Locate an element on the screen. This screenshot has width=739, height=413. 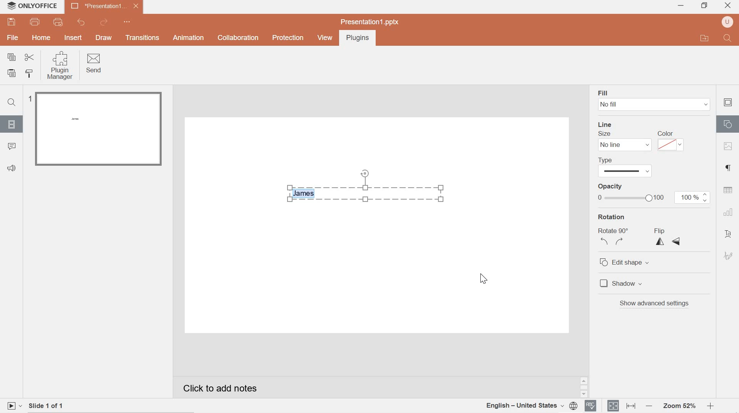
redo is located at coordinates (105, 22).